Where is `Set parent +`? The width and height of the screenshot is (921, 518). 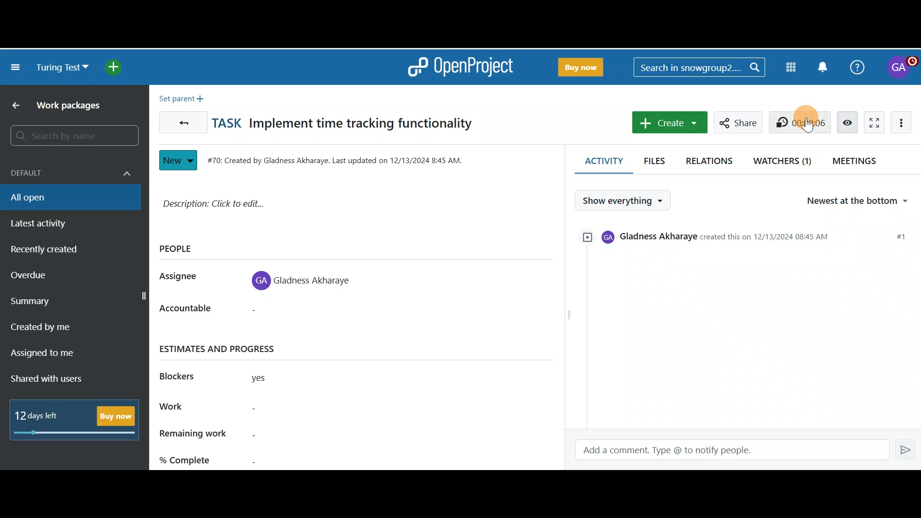 Set parent + is located at coordinates (184, 96).